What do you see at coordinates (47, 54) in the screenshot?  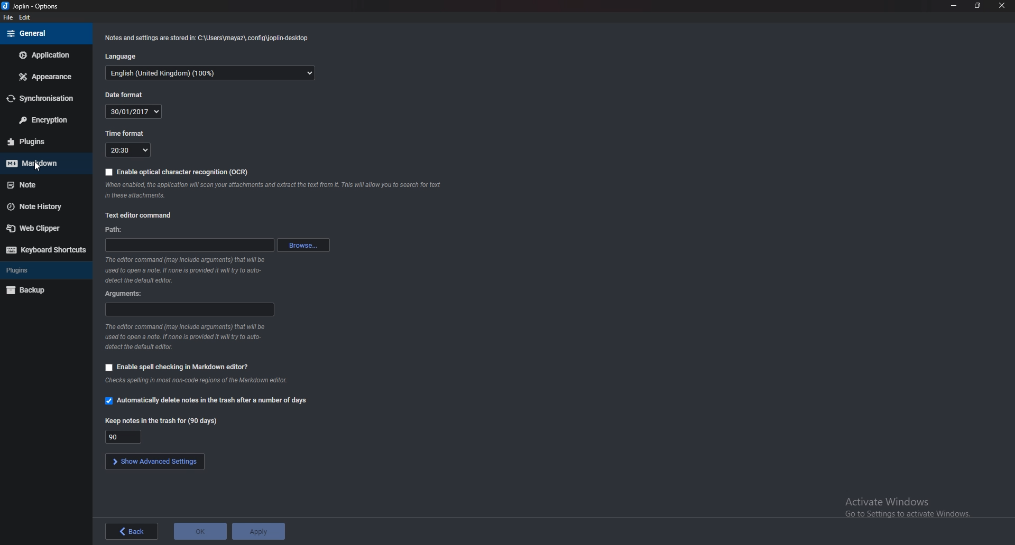 I see `Application` at bounding box center [47, 54].